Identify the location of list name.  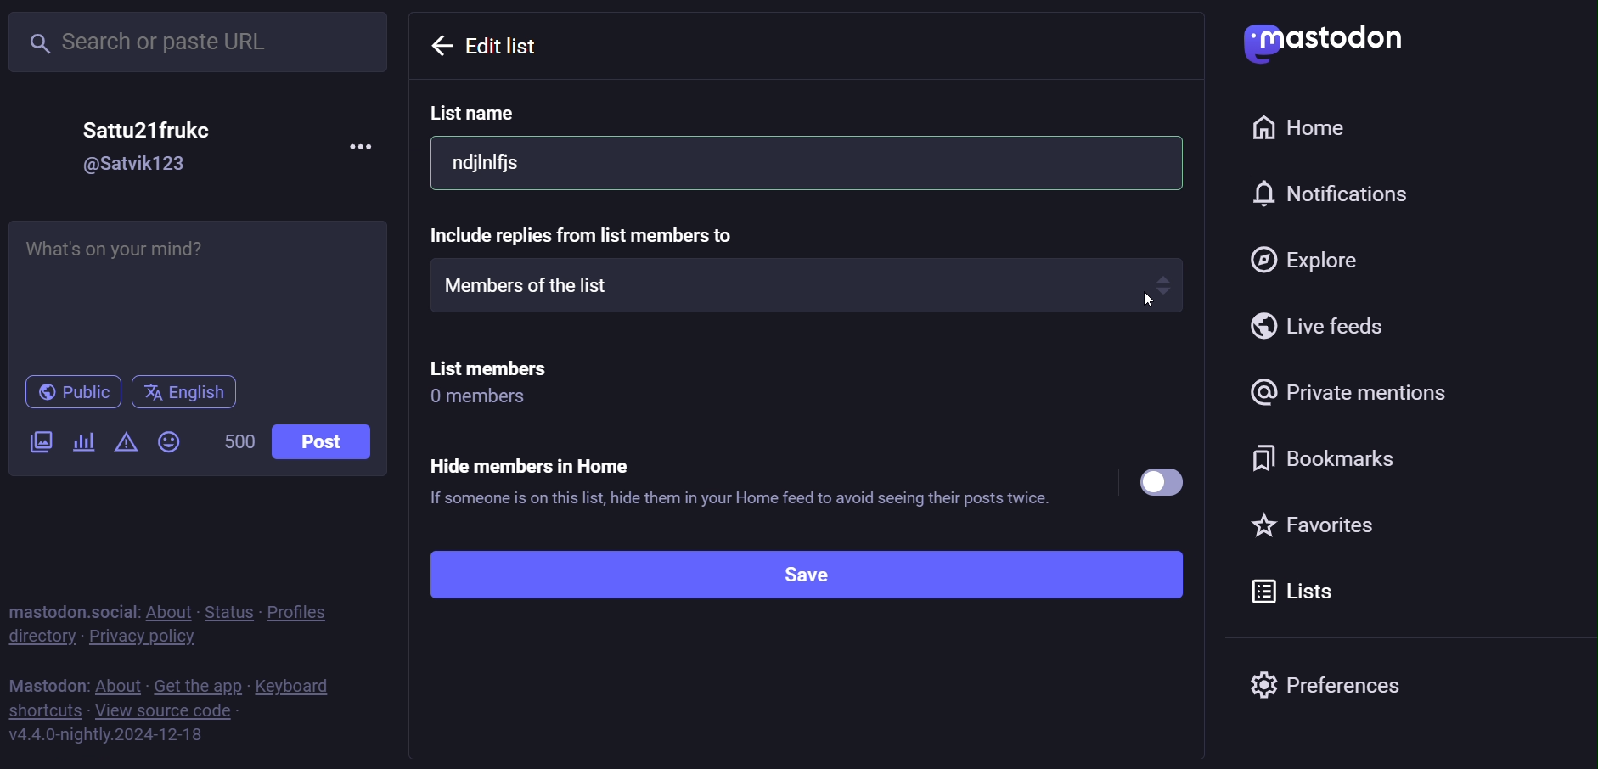
(478, 113).